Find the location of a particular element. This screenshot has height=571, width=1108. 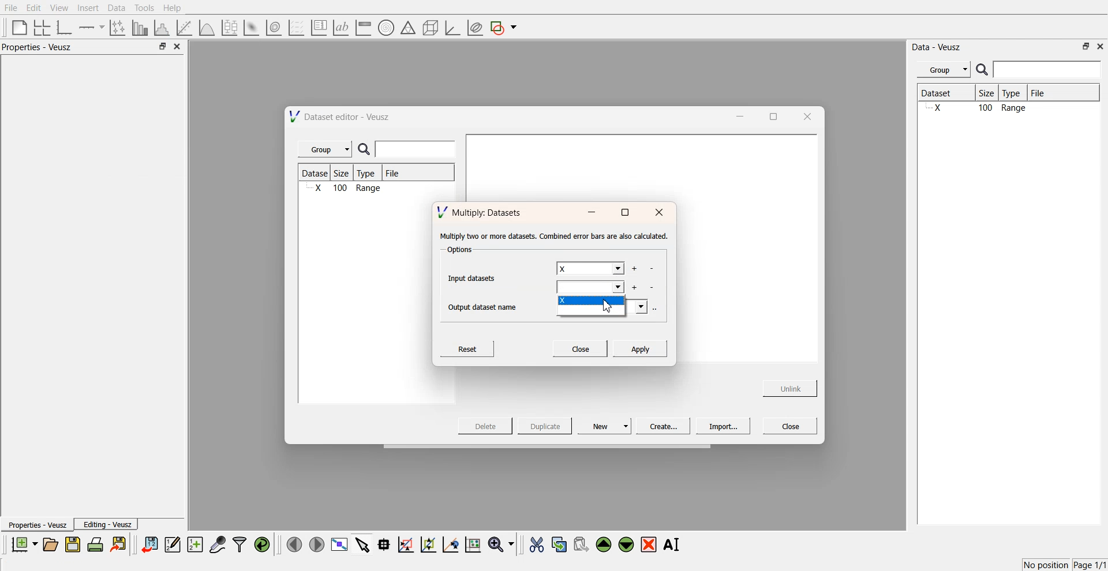

export is located at coordinates (119, 544).